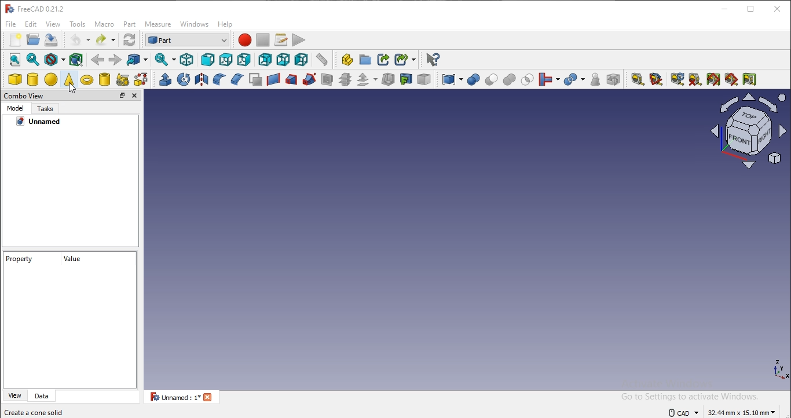 Image resolution: width=791 pixels, height=418 pixels. Describe the element at coordinates (490, 79) in the screenshot. I see `cut` at that location.